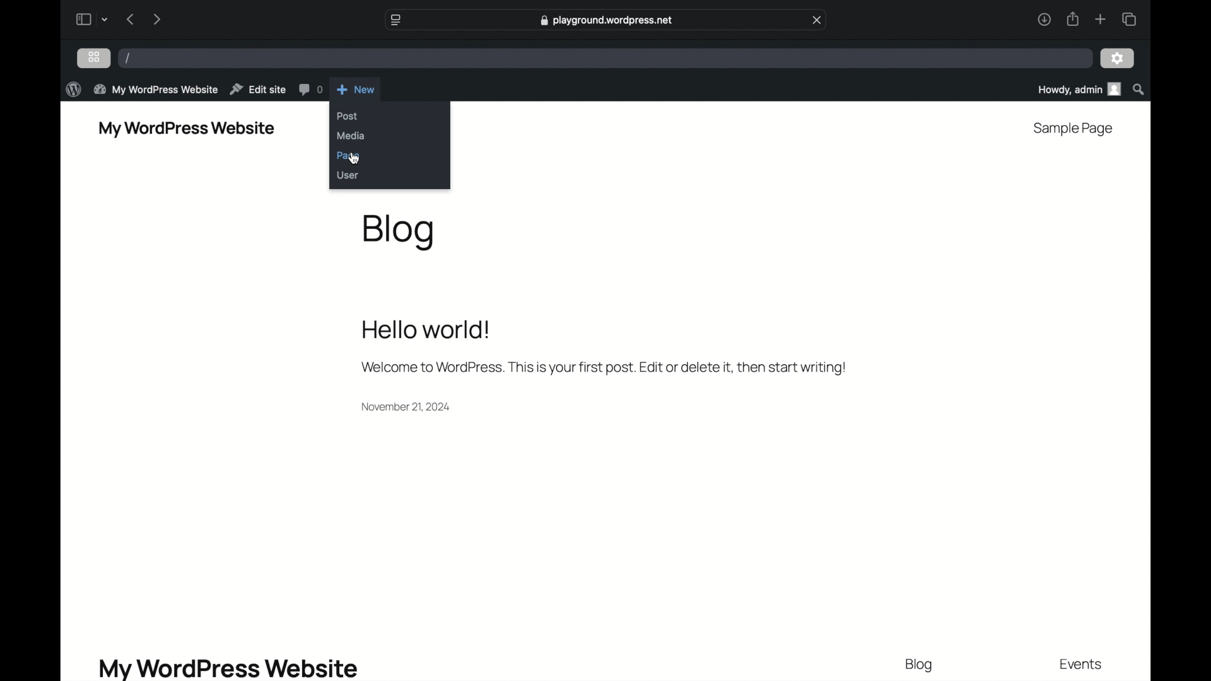 The image size is (1211, 681). Describe the element at coordinates (1072, 19) in the screenshot. I see `share` at that location.